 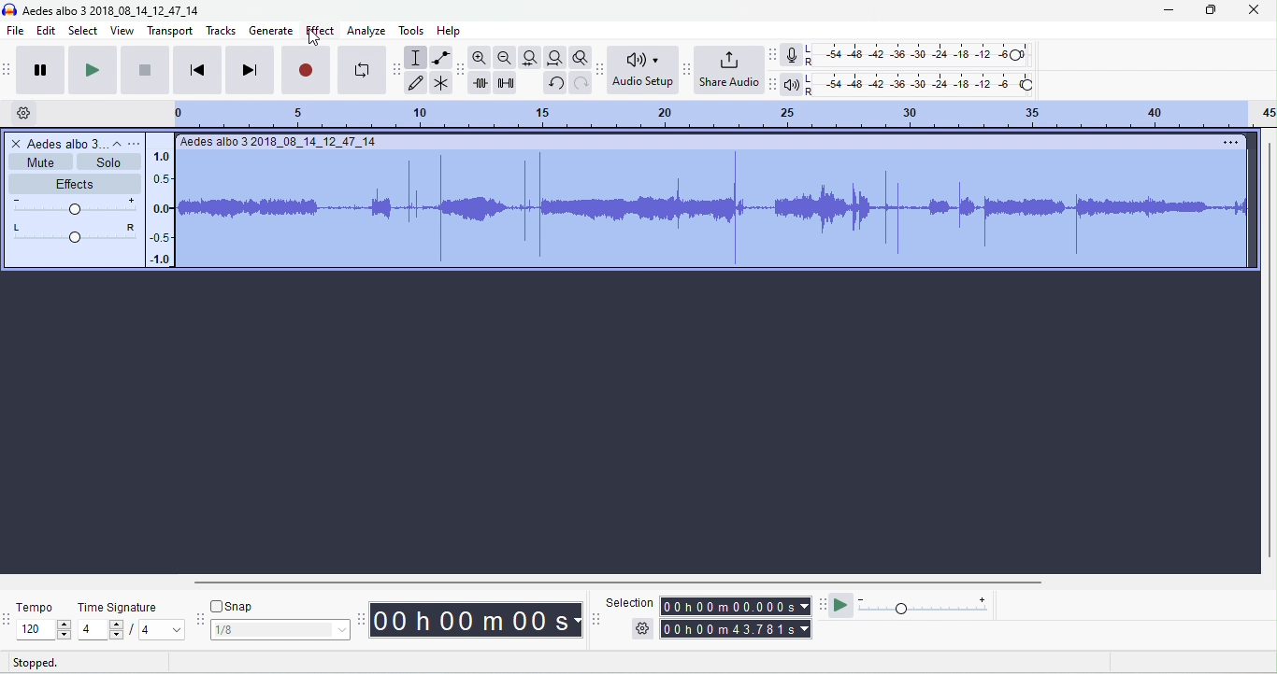 What do you see at coordinates (399, 69) in the screenshot?
I see `audacity tools toolbar` at bounding box center [399, 69].